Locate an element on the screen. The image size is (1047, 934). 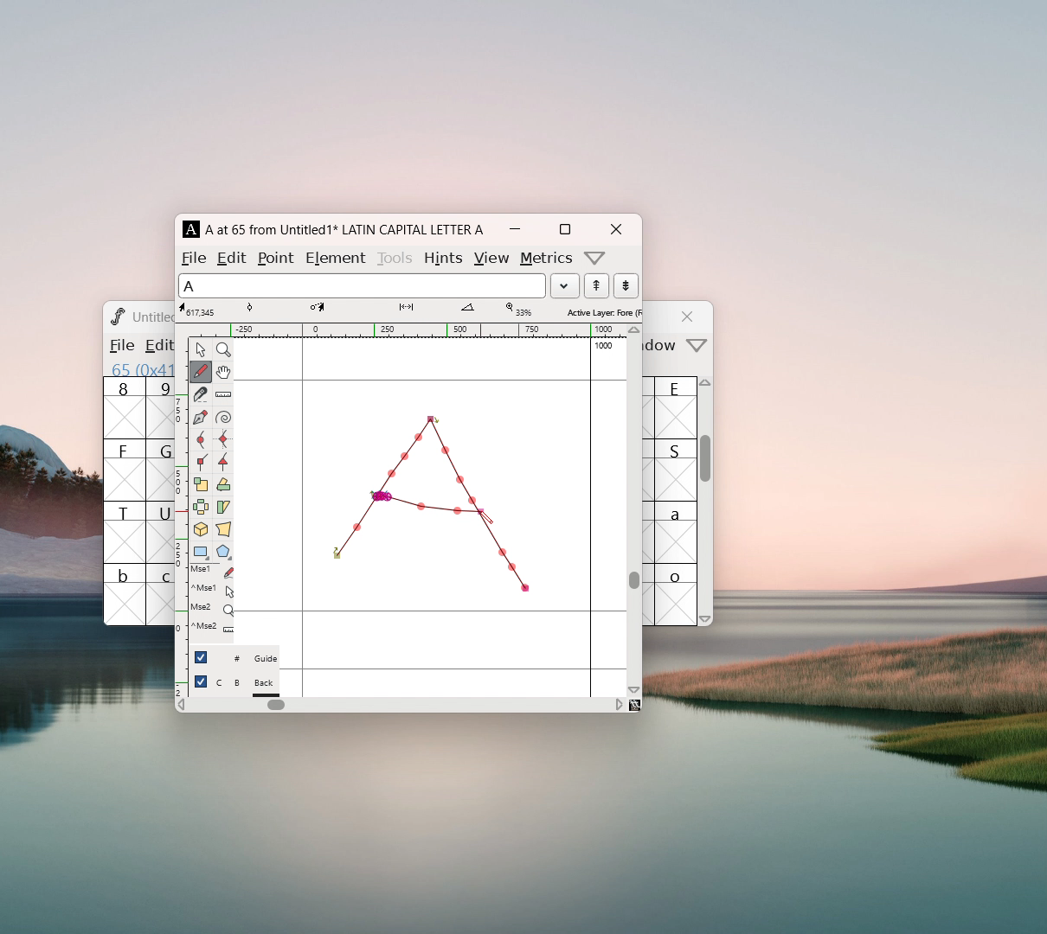
E is located at coordinates (677, 407).